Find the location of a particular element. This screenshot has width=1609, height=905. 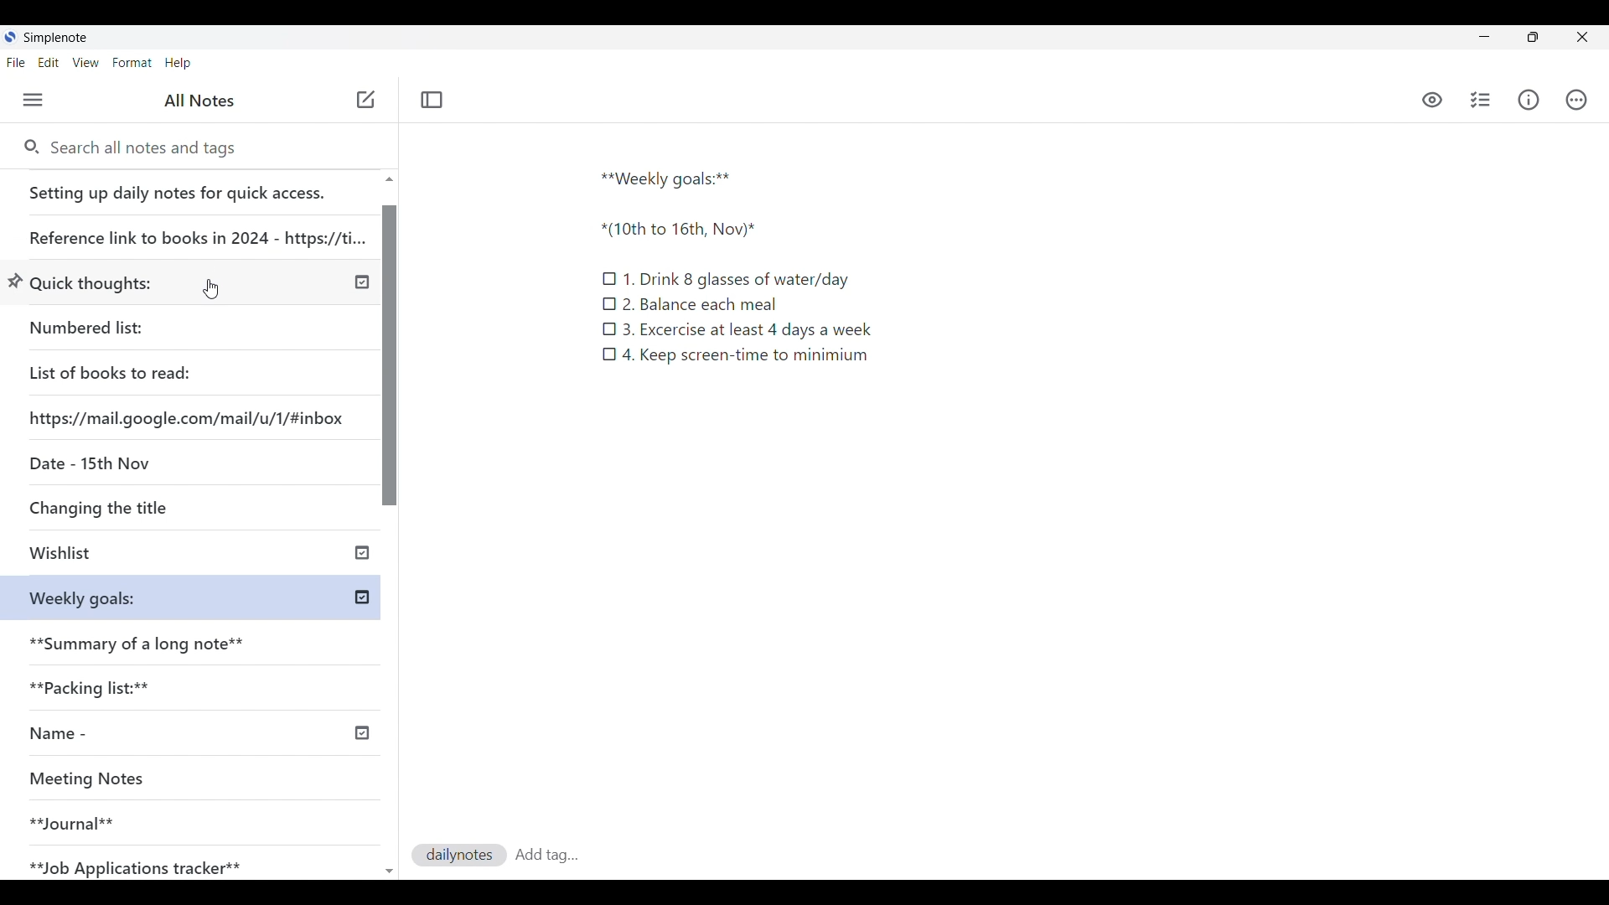

Software logo is located at coordinates (11, 37).